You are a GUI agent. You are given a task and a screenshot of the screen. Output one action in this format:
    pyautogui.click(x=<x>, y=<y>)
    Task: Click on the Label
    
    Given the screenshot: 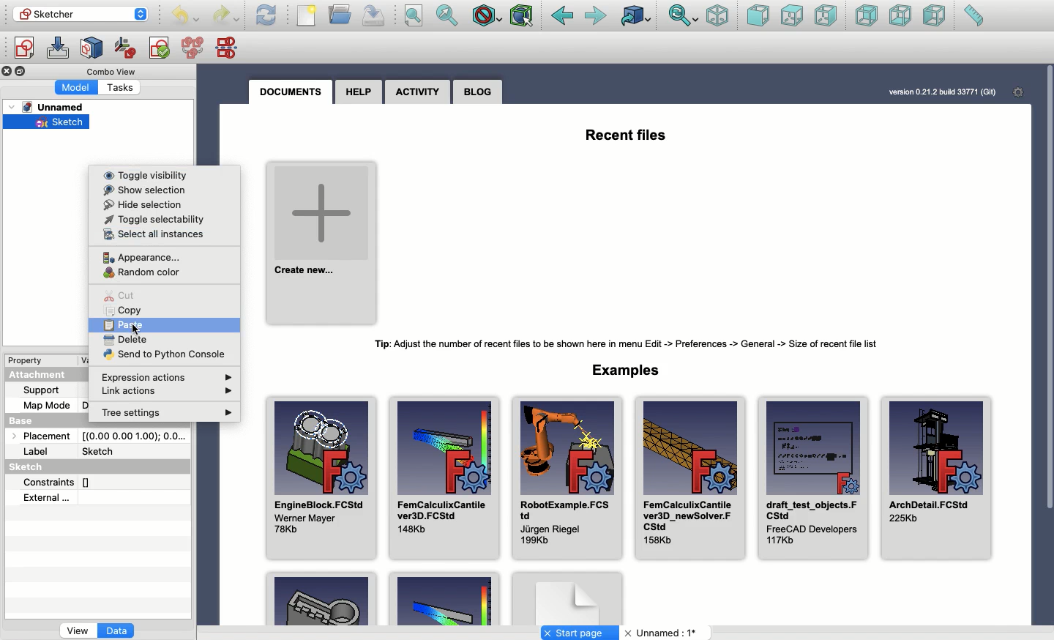 What is the action you would take?
    pyautogui.click(x=38, y=452)
    